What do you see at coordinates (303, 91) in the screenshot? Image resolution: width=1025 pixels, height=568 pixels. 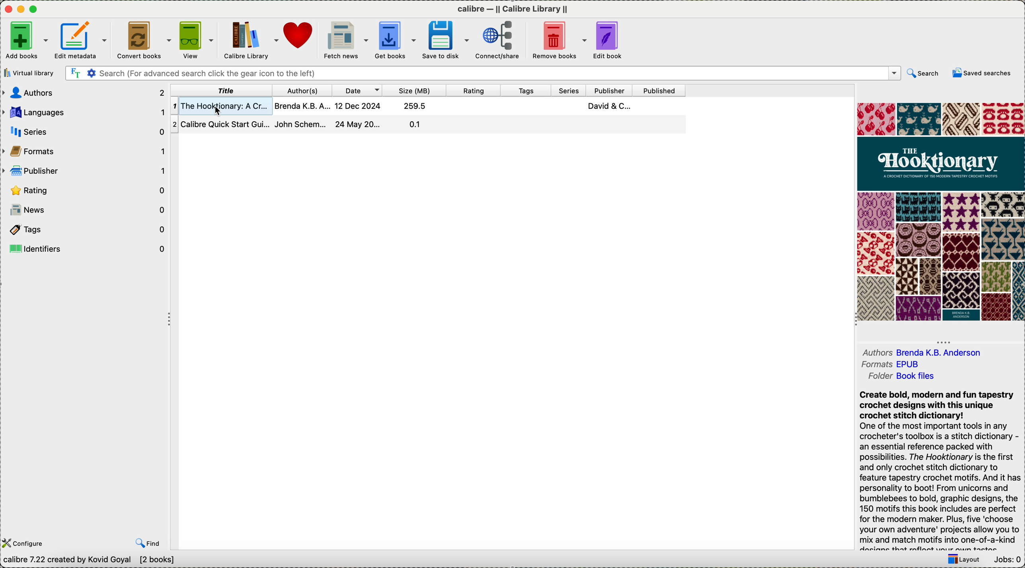 I see `author(s)` at bounding box center [303, 91].